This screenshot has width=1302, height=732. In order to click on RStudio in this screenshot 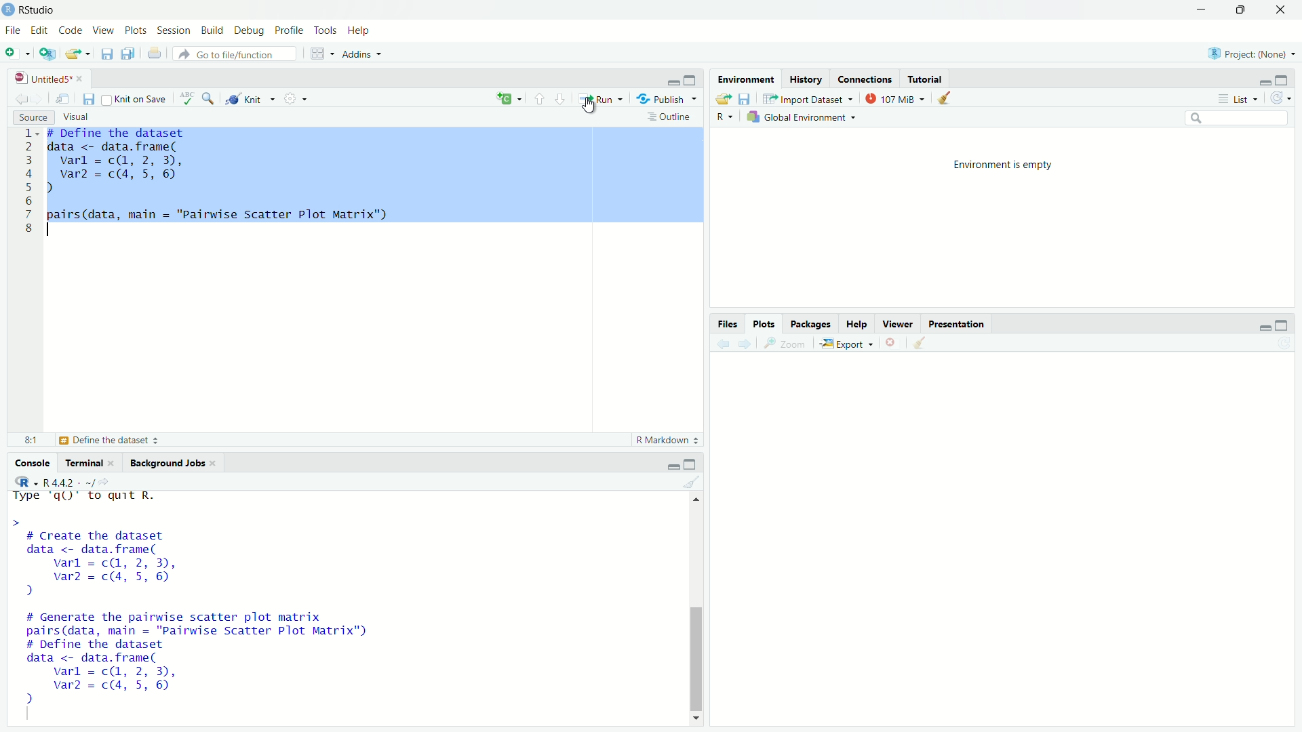, I will do `click(34, 10)`.